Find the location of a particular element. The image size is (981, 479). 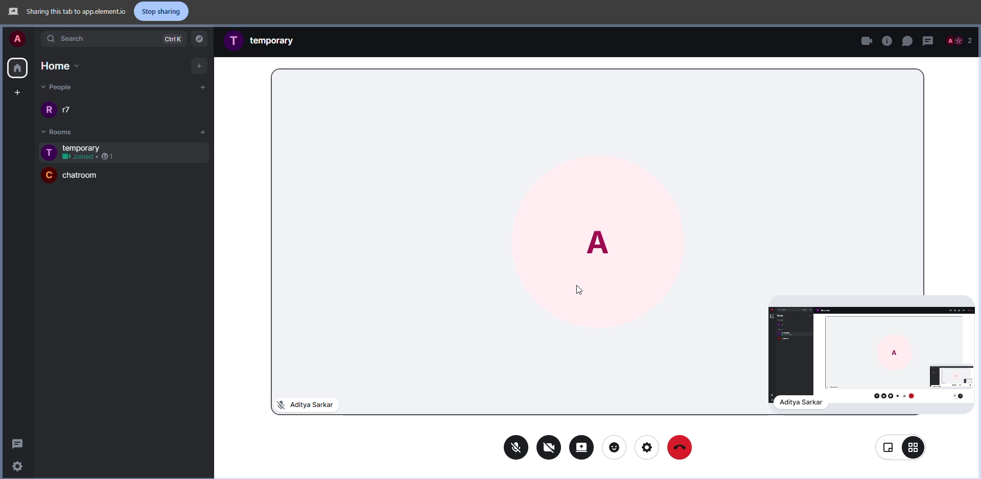

settings is located at coordinates (21, 466).